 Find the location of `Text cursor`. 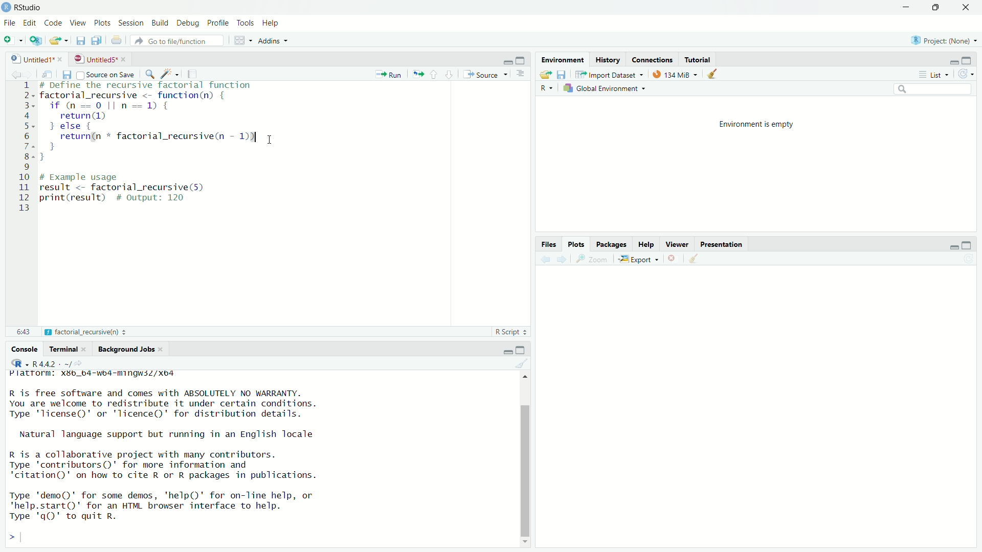

Text cursor is located at coordinates (271, 141).